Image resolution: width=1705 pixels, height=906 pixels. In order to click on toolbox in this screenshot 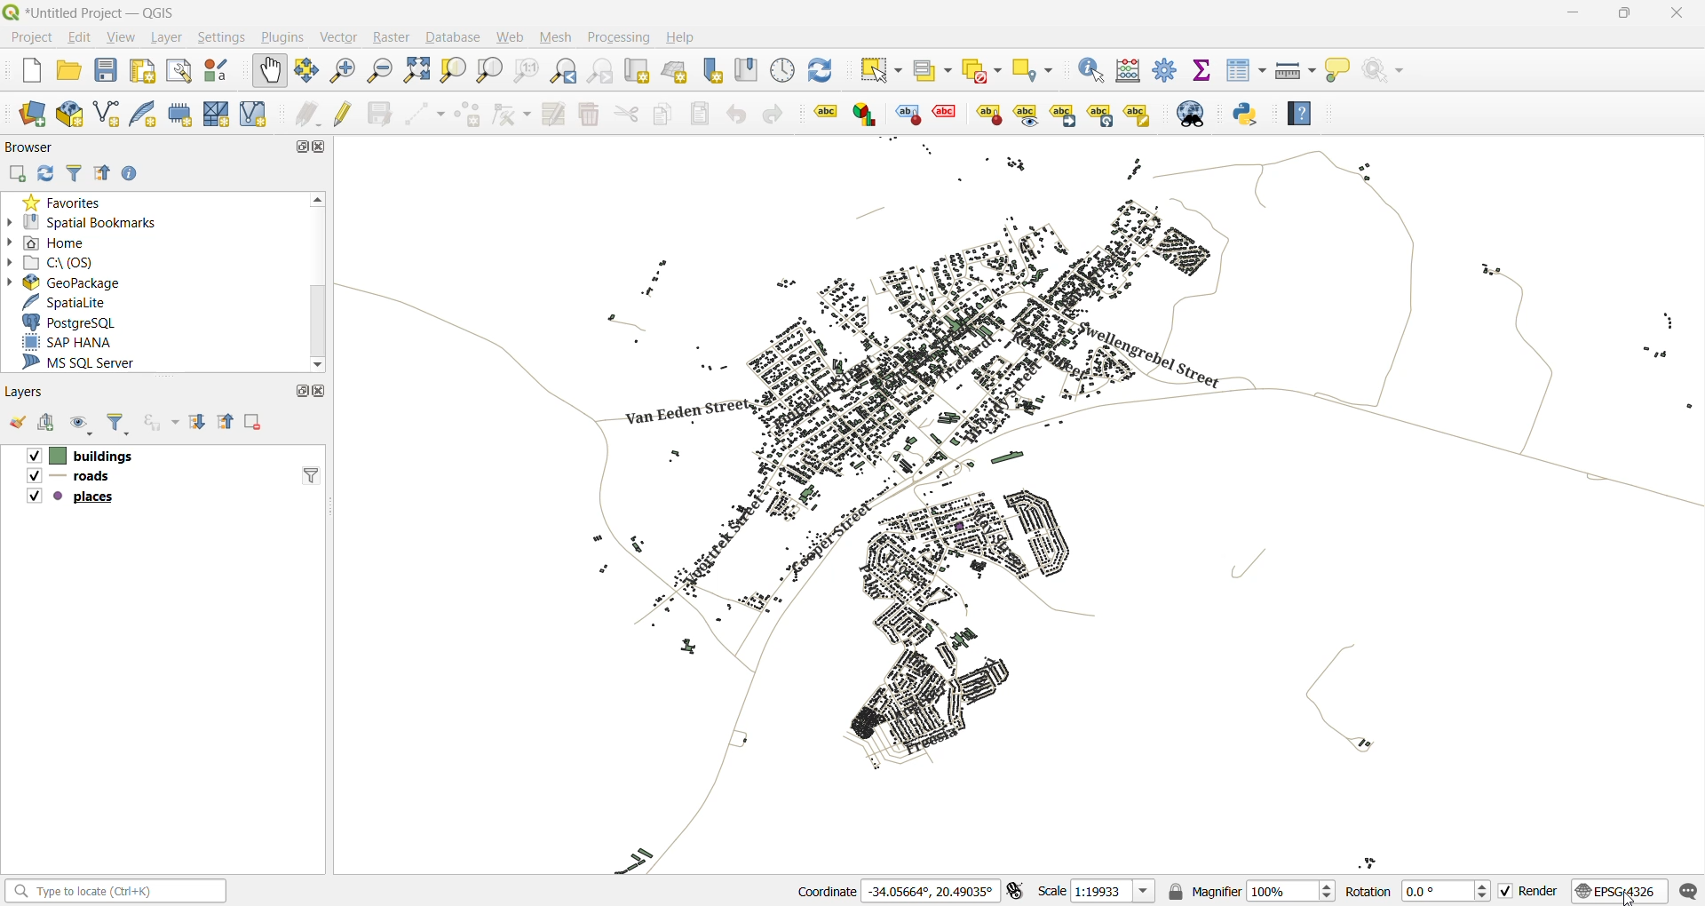, I will do `click(1162, 69)`.